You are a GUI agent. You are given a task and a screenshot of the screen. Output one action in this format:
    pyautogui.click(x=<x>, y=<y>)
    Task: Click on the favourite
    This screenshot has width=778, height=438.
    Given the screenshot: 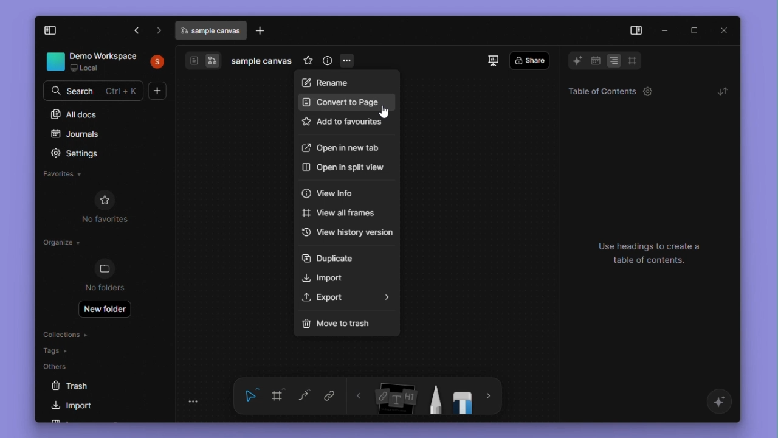 What is the action you would take?
    pyautogui.click(x=308, y=62)
    